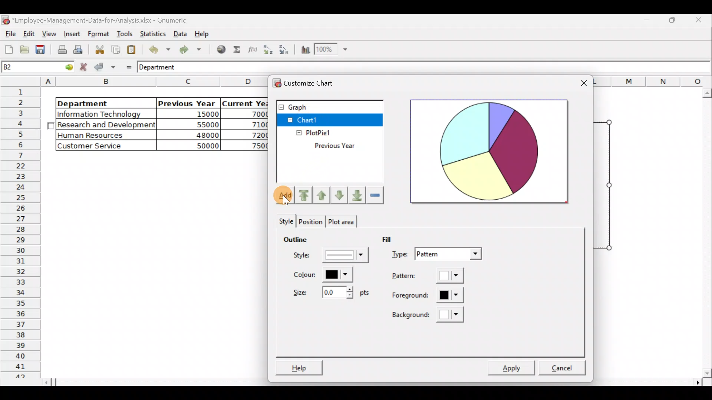 The height and width of the screenshot is (400, 712). Describe the element at coordinates (22, 232) in the screenshot. I see `Rows` at that location.